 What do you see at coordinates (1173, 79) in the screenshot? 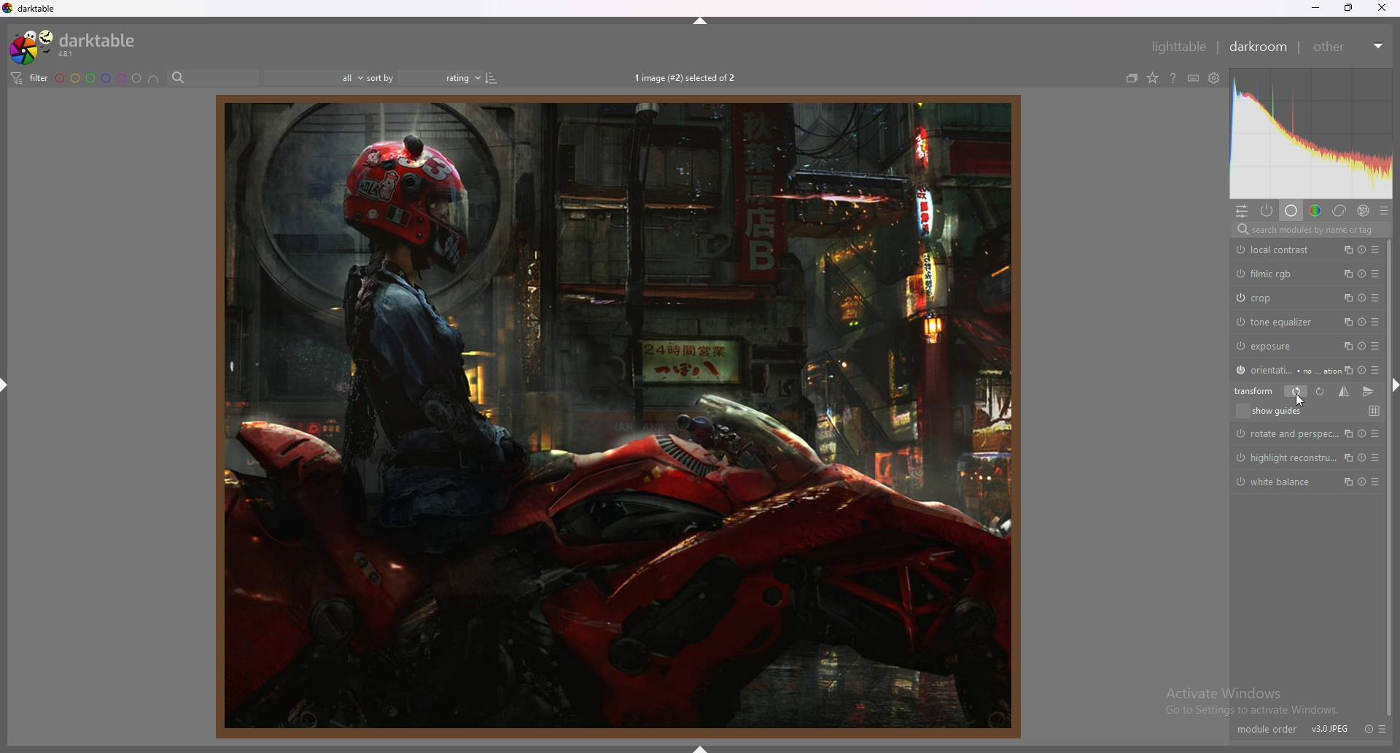
I see `get help` at bounding box center [1173, 79].